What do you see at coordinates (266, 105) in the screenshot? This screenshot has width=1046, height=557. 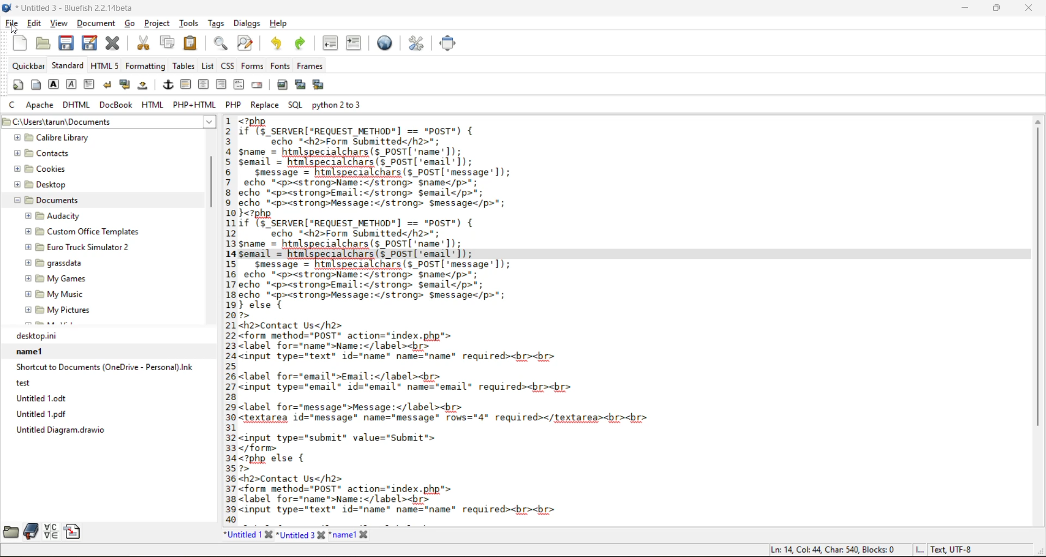 I see `replace` at bounding box center [266, 105].